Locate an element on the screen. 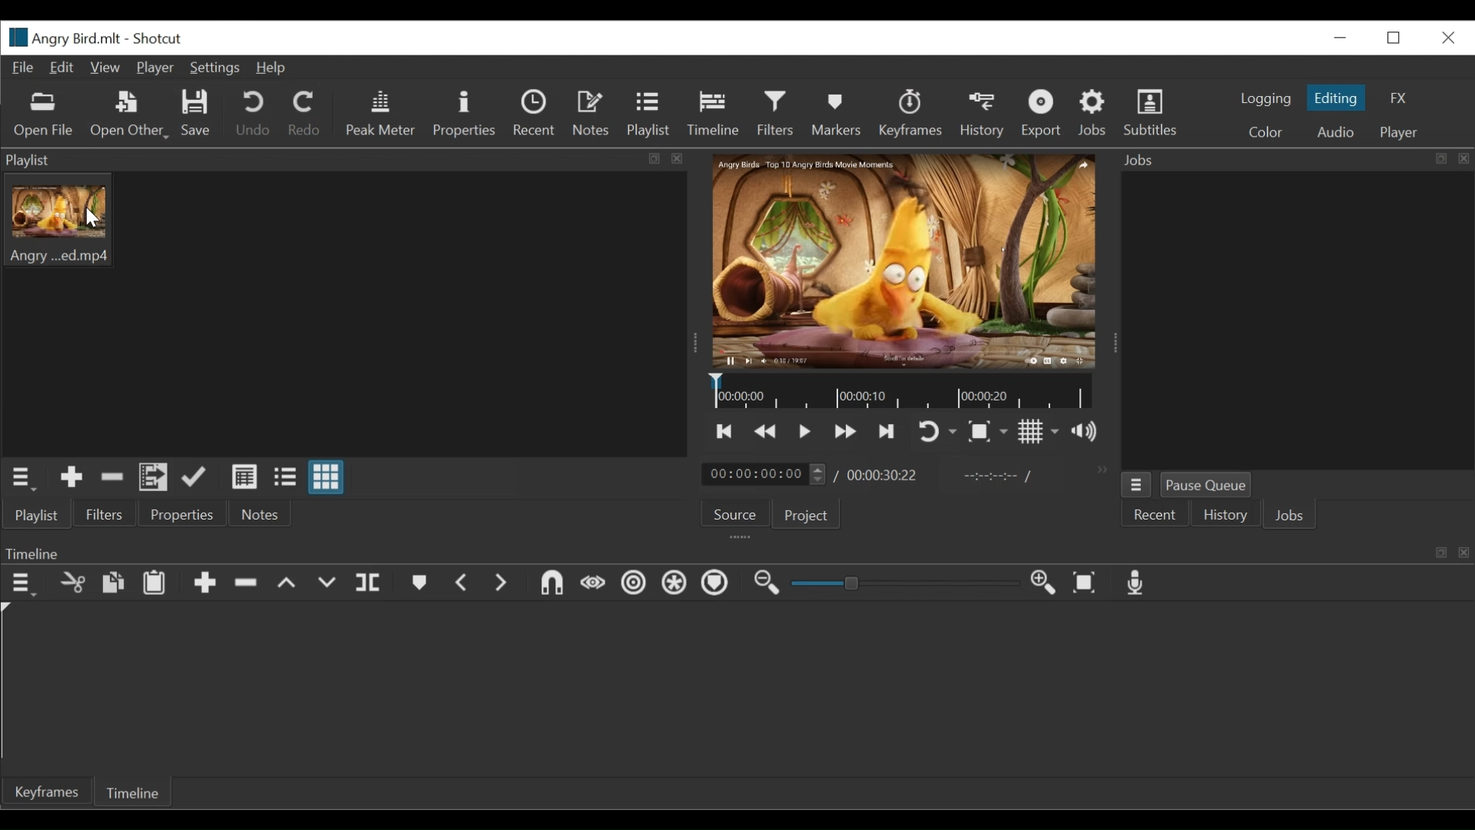 Image resolution: width=1475 pixels, height=830 pixels. Audio is located at coordinates (1335, 133).